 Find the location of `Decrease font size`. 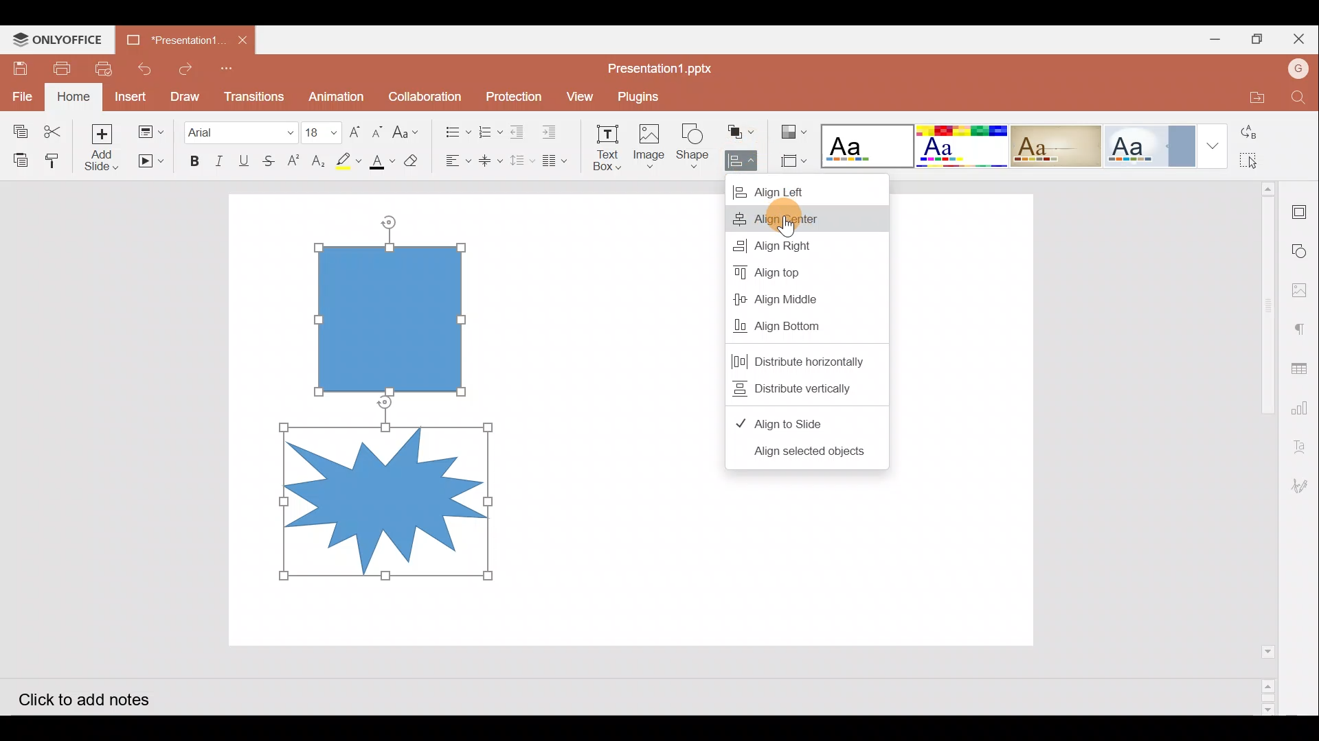

Decrease font size is located at coordinates (380, 130).